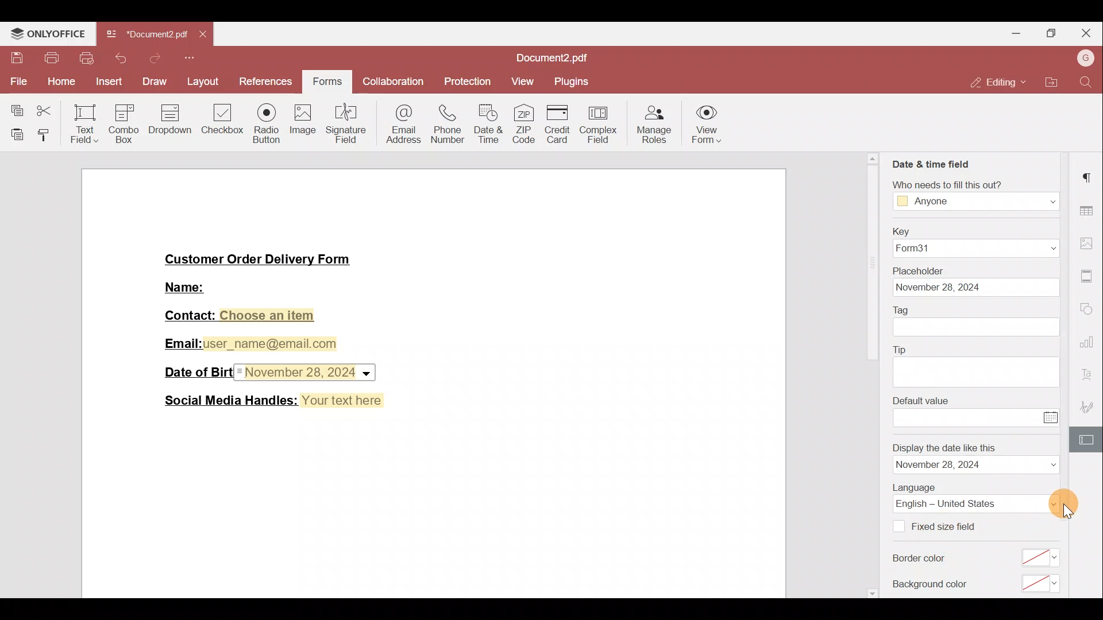 Image resolution: width=1103 pixels, height=620 pixels. What do you see at coordinates (1040, 557) in the screenshot?
I see `select border color` at bounding box center [1040, 557].